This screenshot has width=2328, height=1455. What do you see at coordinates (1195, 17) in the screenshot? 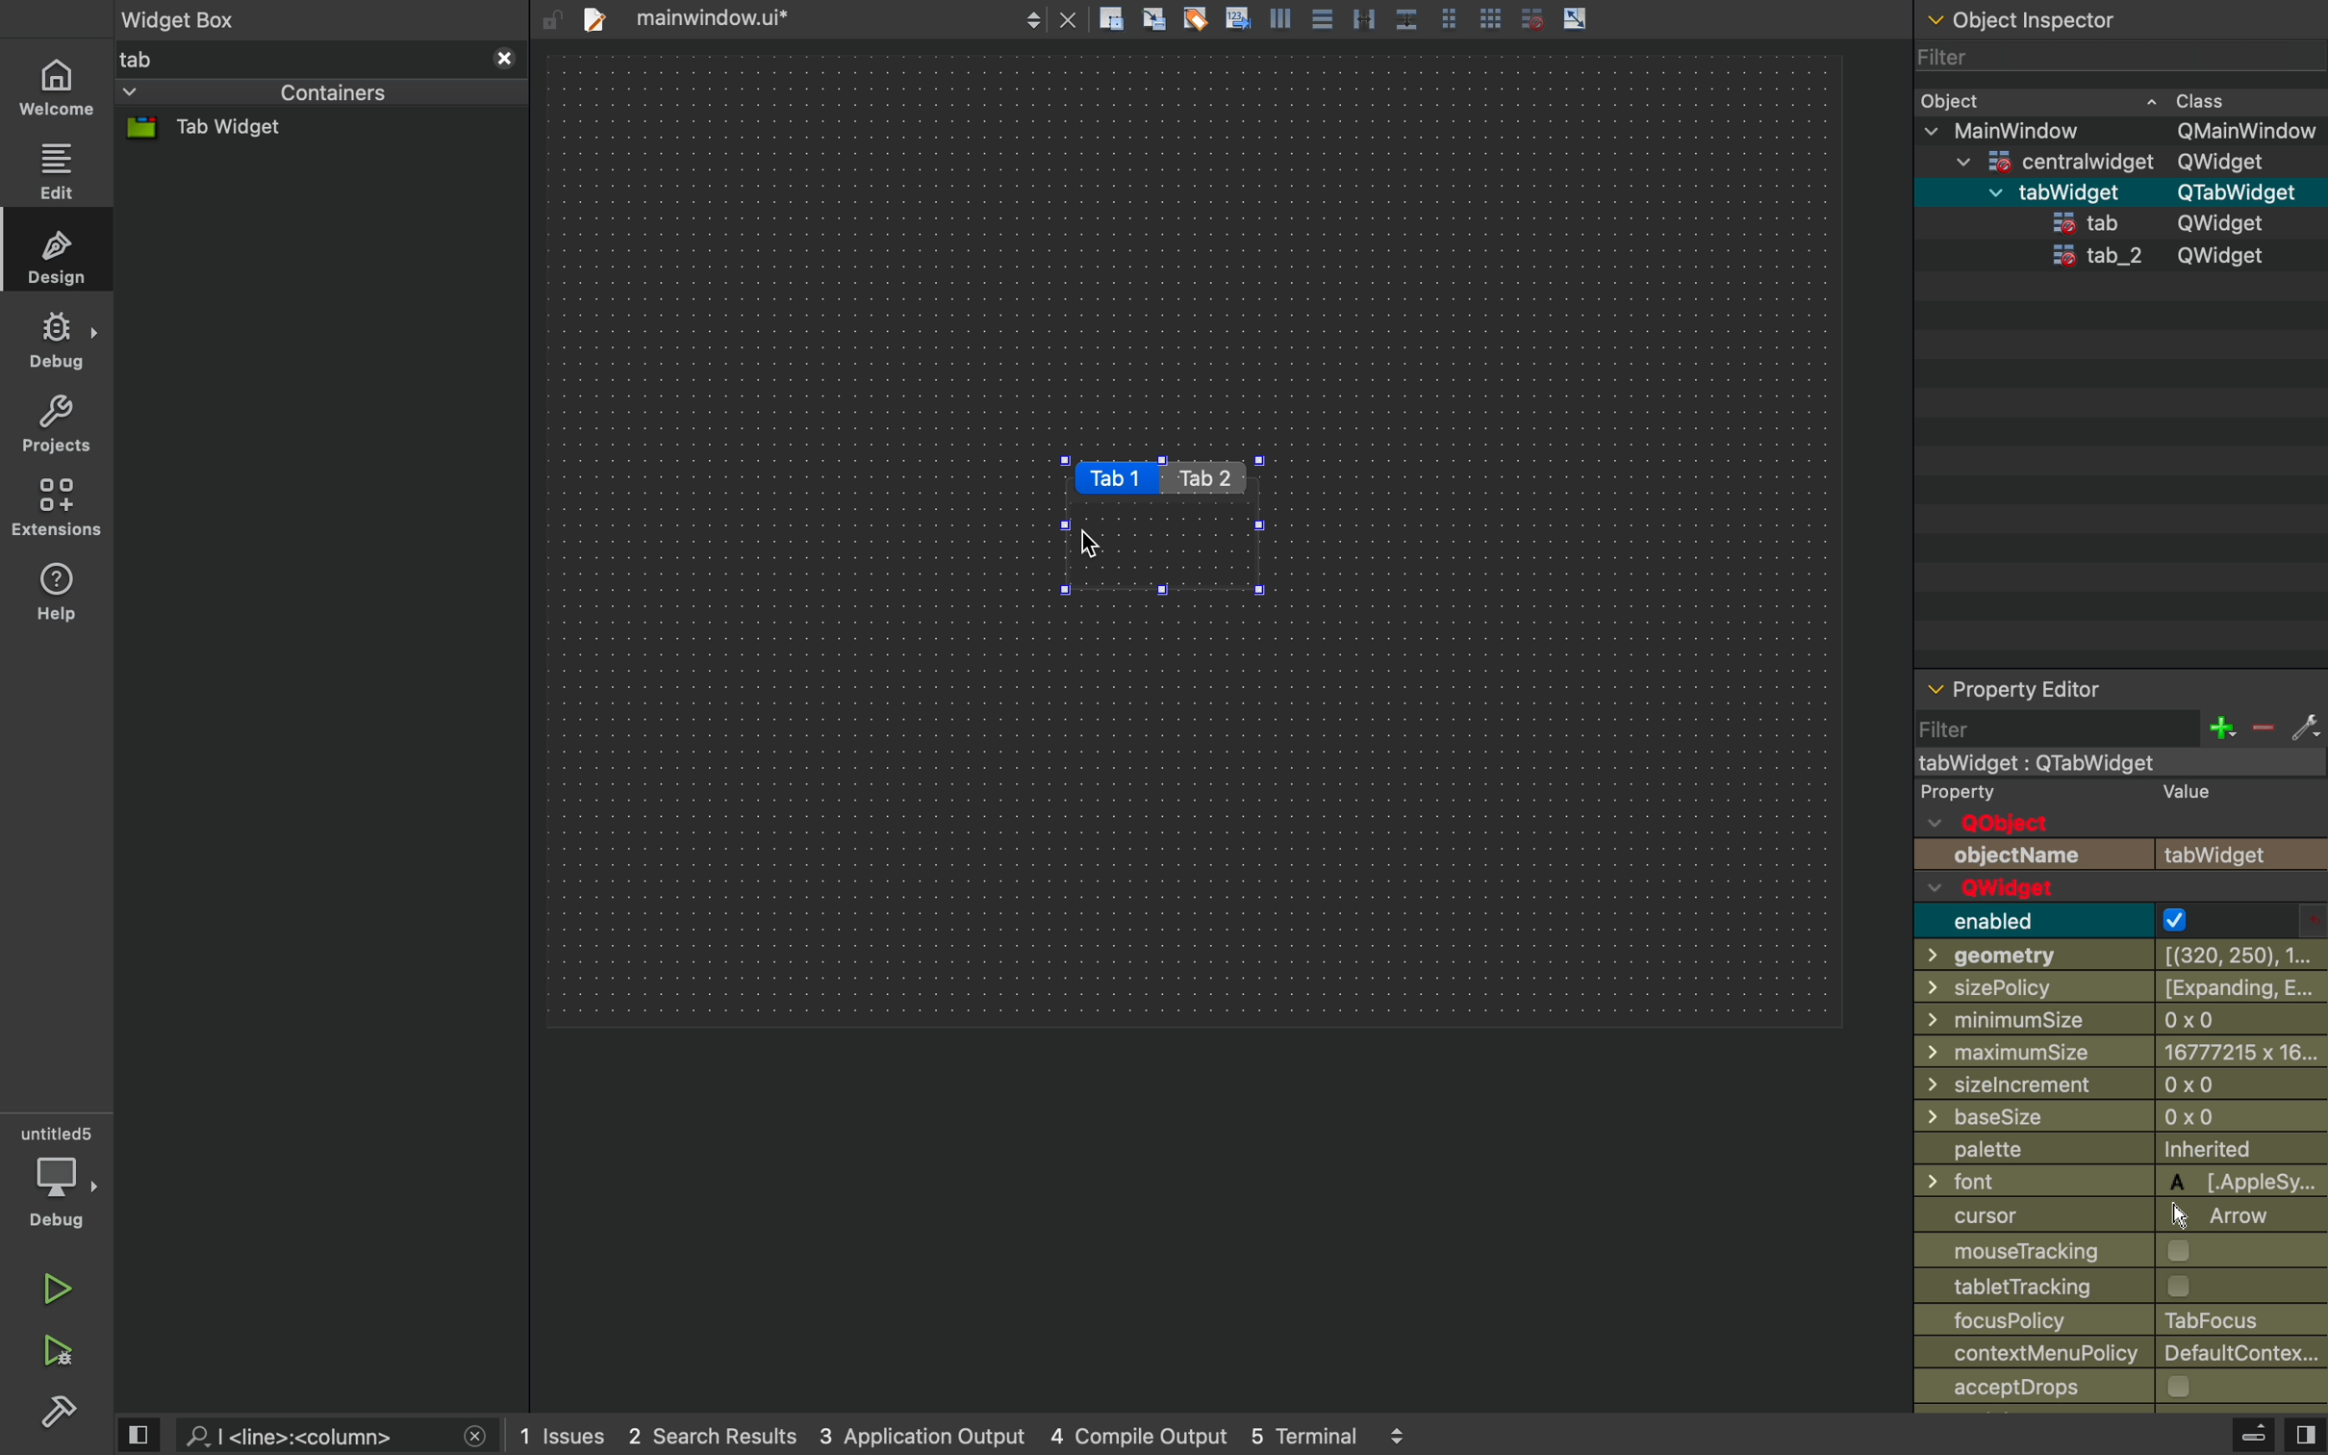
I see `tagging` at bounding box center [1195, 17].